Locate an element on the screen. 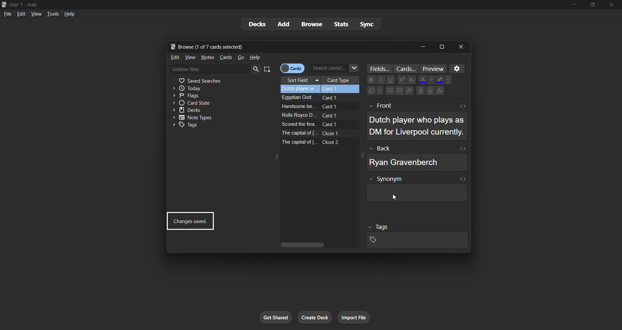 This screenshot has height=330, width=622. status update is located at coordinates (190, 221).